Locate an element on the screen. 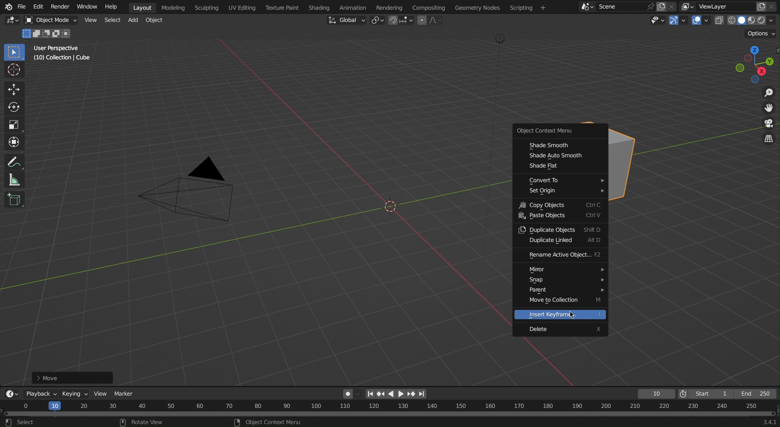 The width and height of the screenshot is (780, 427). More layer is located at coordinates (688, 7).